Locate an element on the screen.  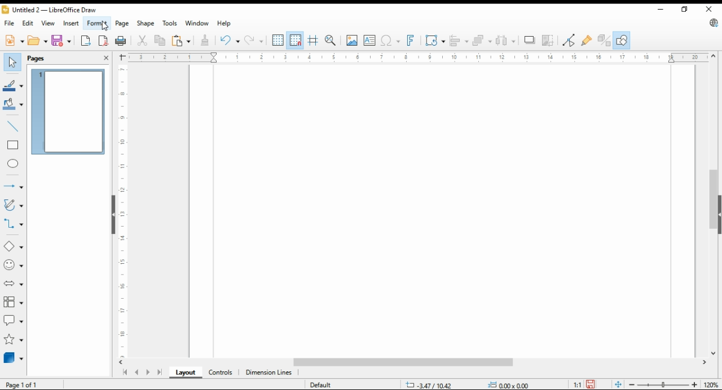
1:1 is located at coordinates (577, 384).